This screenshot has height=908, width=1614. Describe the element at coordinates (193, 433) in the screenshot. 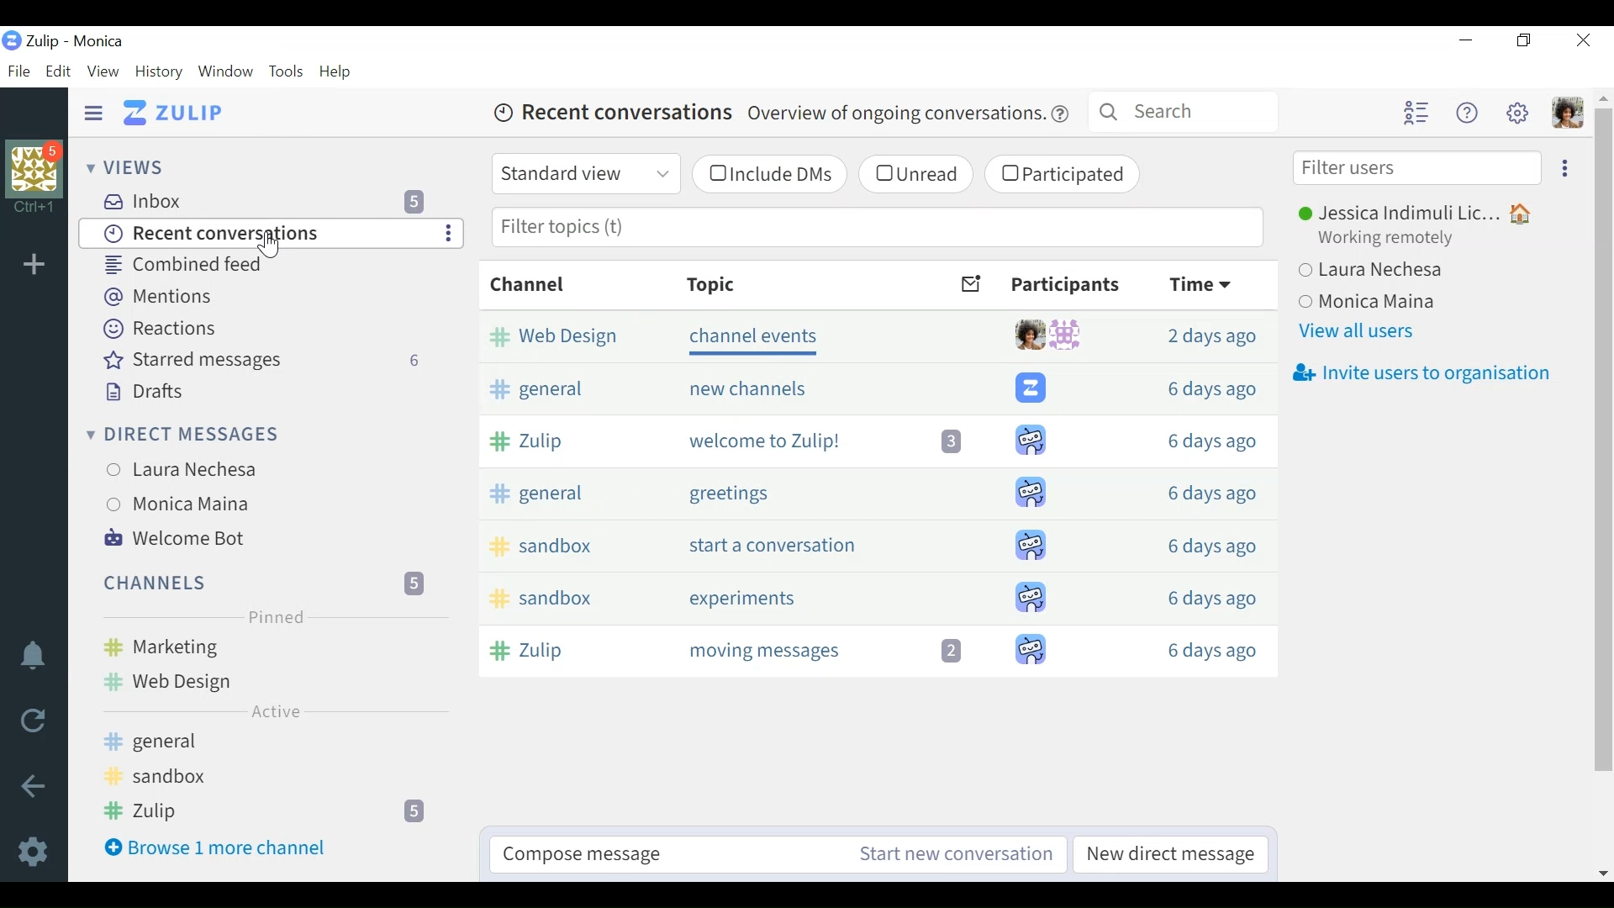

I see `Direct Messages` at that location.